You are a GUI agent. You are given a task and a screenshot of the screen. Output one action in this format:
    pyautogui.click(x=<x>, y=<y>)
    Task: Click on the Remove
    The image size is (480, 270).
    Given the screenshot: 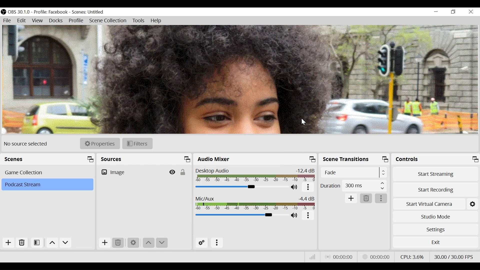 What is the action you would take?
    pyautogui.click(x=366, y=198)
    